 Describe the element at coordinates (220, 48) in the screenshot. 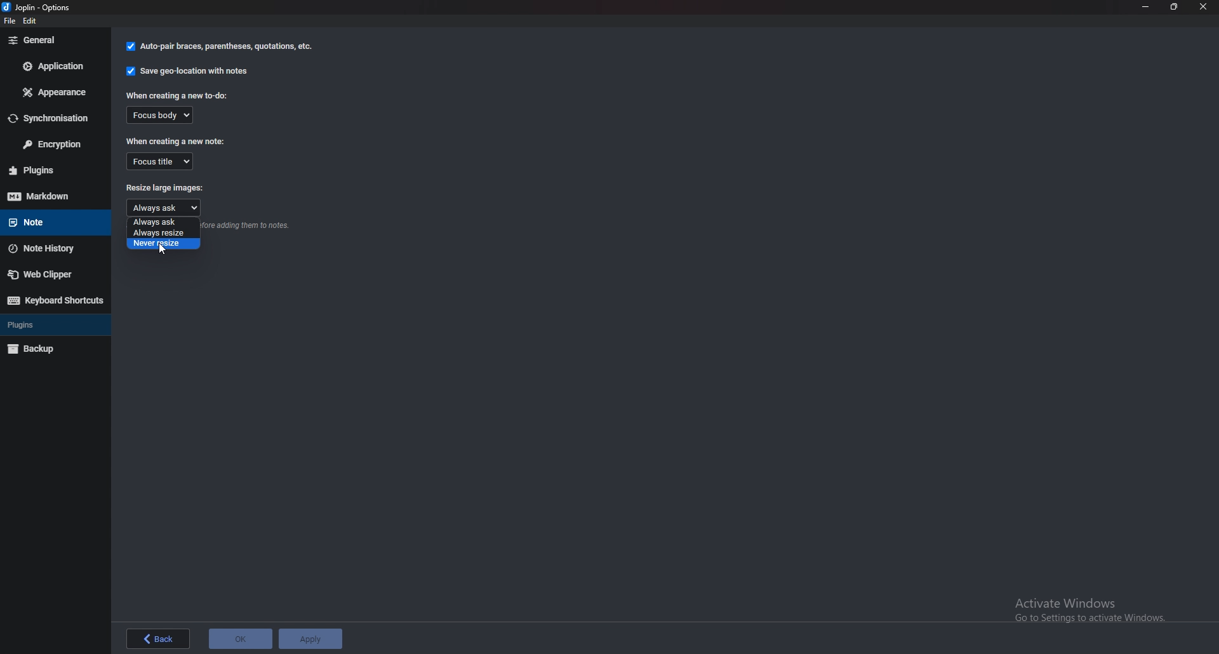

I see `Autopair braces parenthesis quotation, etc.` at that location.